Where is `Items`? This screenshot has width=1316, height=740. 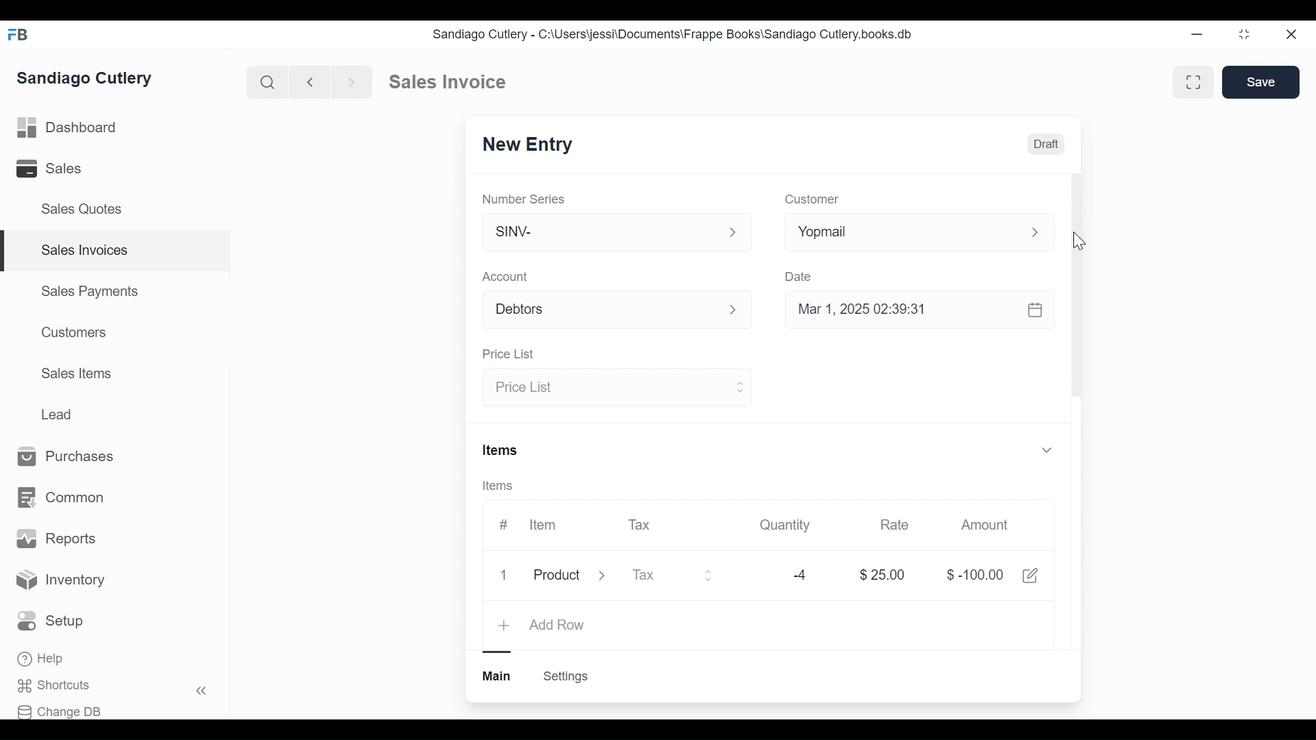 Items is located at coordinates (499, 486).